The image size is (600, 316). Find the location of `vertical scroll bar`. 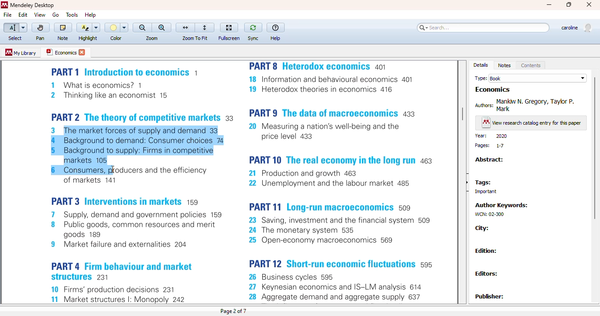

vertical scroll bar is located at coordinates (463, 115).